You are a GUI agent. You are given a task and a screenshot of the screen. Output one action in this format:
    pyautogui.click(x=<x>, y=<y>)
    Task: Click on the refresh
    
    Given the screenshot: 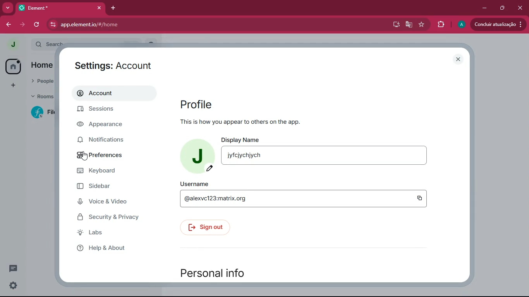 What is the action you would take?
    pyautogui.click(x=36, y=25)
    